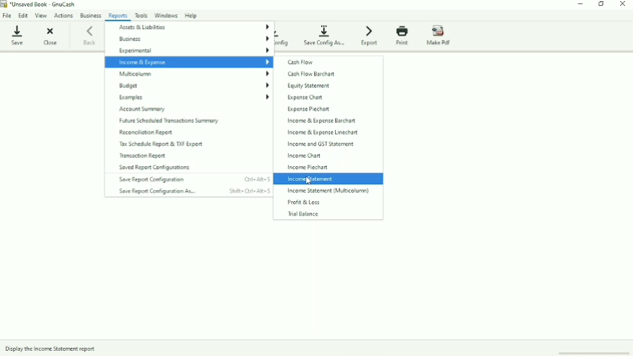 This screenshot has height=356, width=633. I want to click on Tax Schedule Report & TXF Export, so click(161, 144).